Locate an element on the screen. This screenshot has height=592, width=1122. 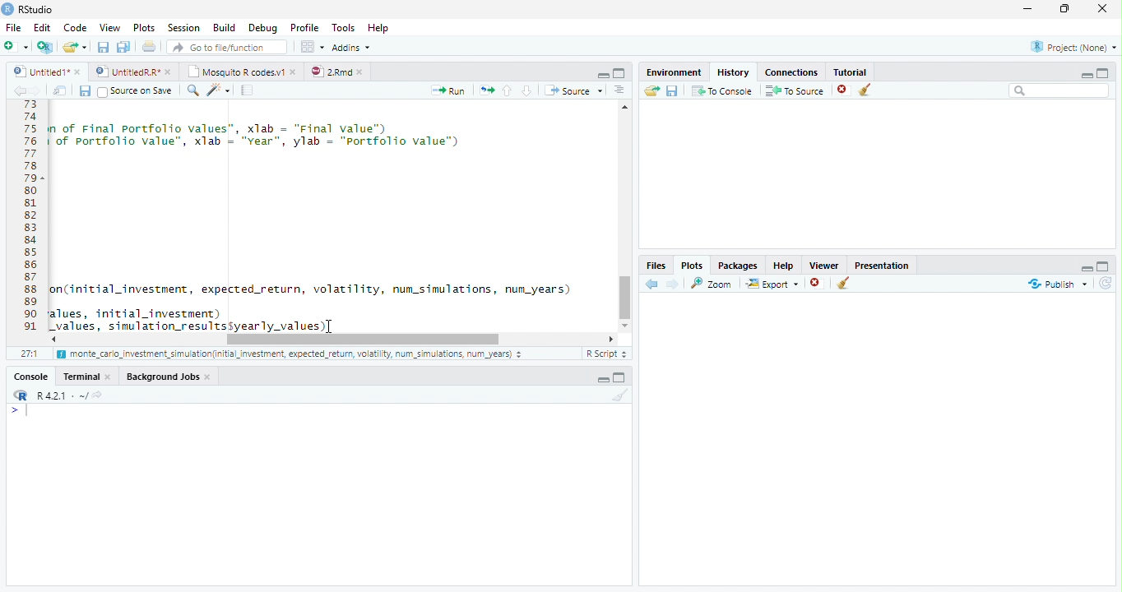
Full Height is located at coordinates (620, 72).